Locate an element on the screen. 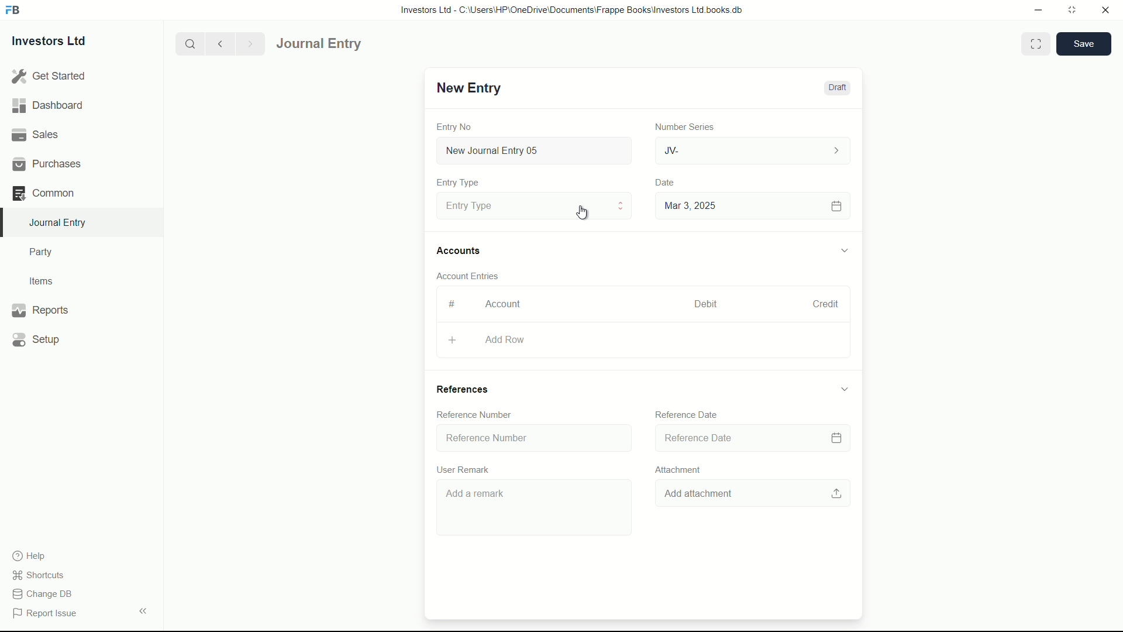 The width and height of the screenshot is (1123, 632). Aad Row is located at coordinates (644, 341).